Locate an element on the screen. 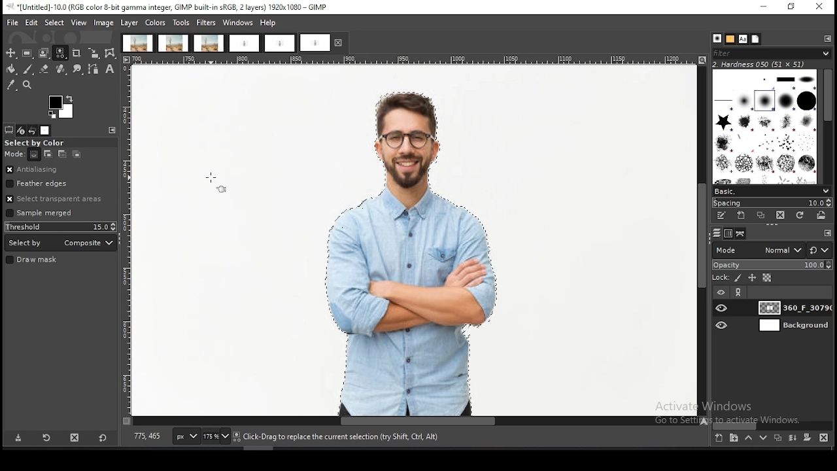  delete layer is located at coordinates (826, 439).